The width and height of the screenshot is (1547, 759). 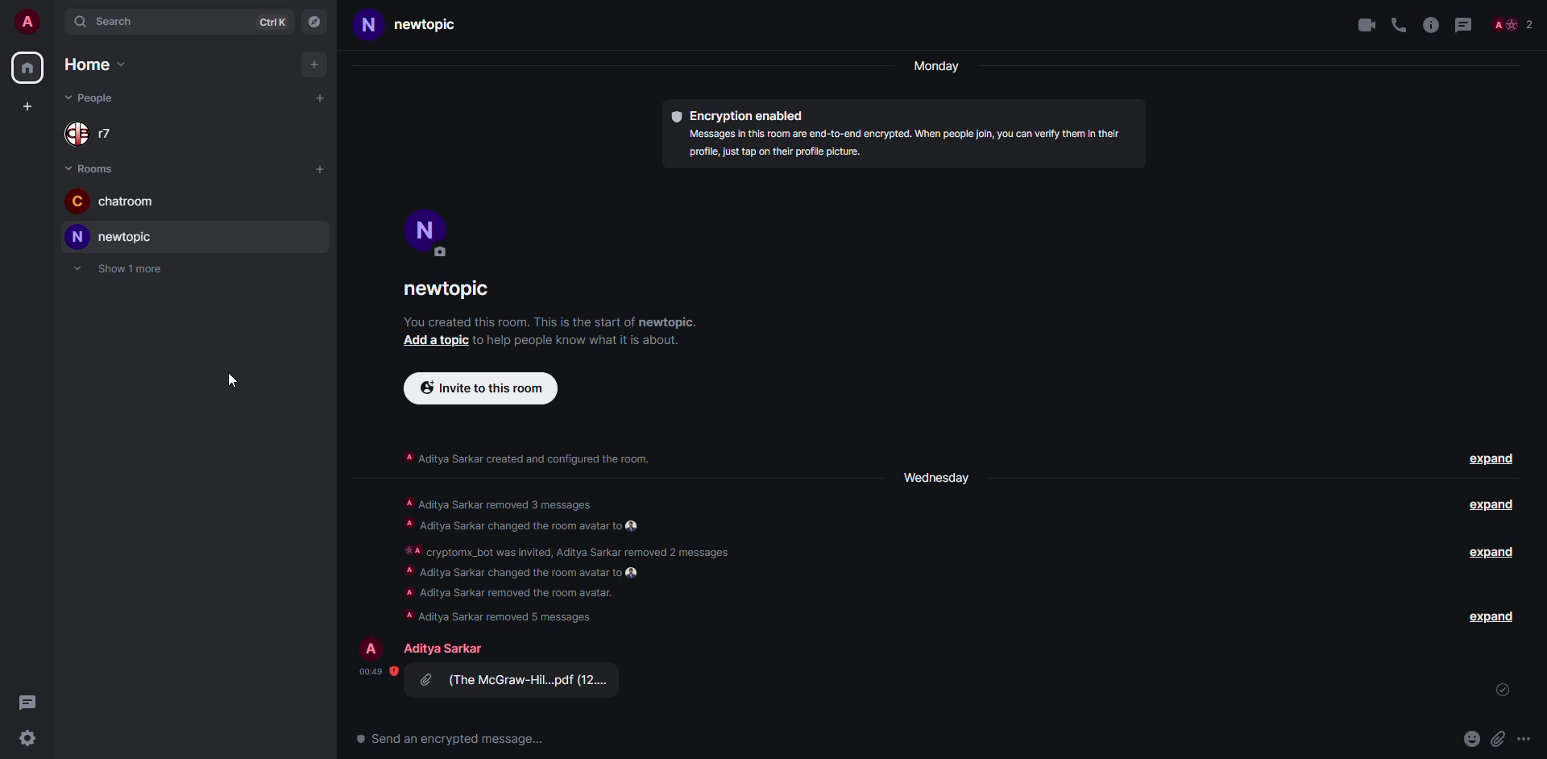 I want to click on more, so click(x=1529, y=742).